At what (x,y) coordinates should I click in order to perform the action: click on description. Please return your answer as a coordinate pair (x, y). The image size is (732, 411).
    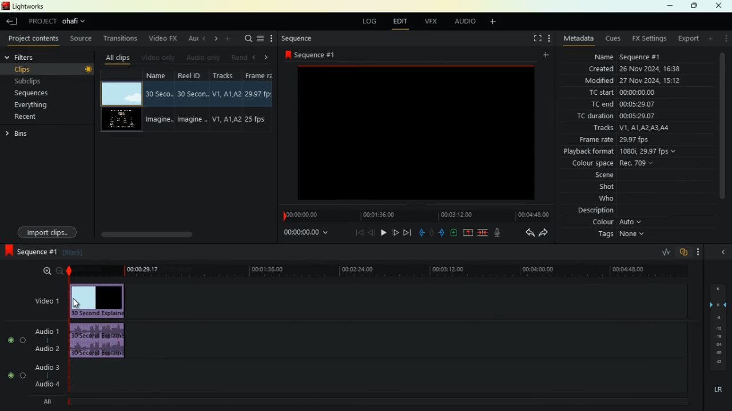
    Looking at the image, I should click on (590, 210).